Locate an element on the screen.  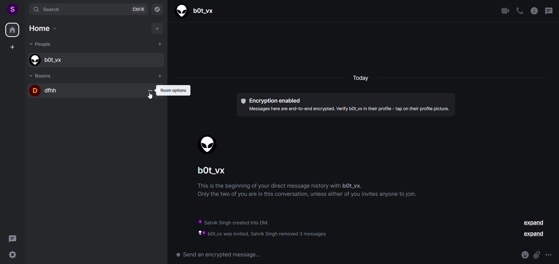
search is located at coordinates (86, 9).